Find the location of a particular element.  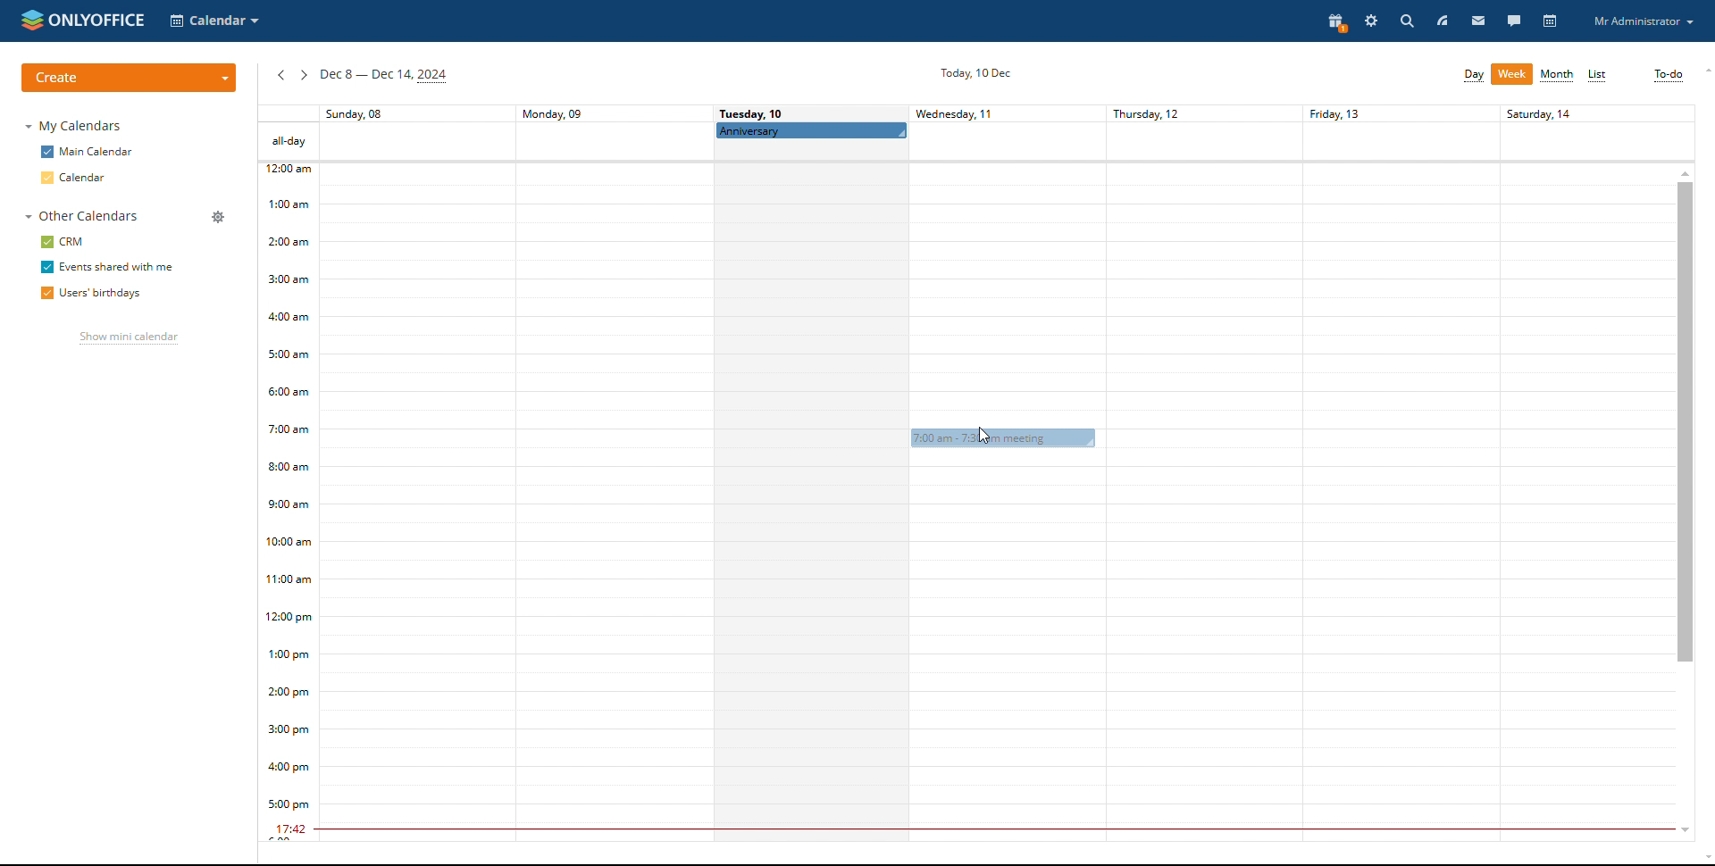

current week is located at coordinates (383, 77).